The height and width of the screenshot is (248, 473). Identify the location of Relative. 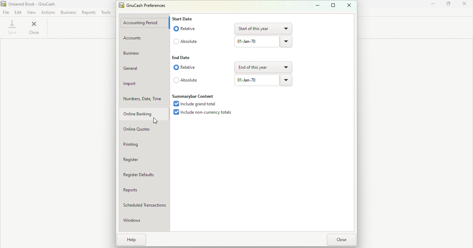
(190, 69).